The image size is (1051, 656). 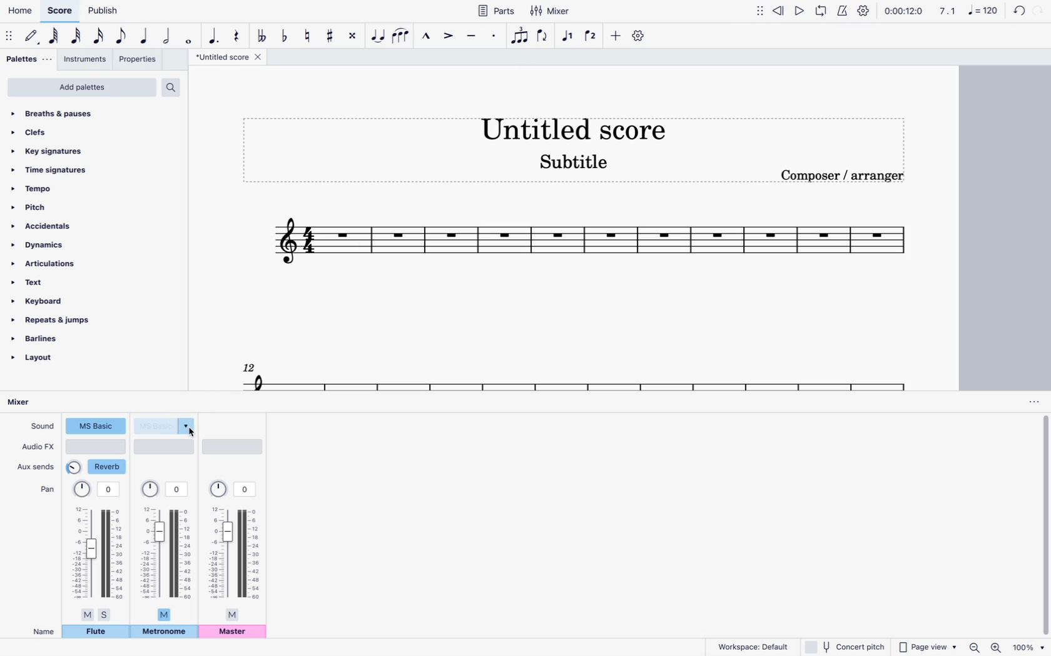 What do you see at coordinates (75, 189) in the screenshot?
I see `tempo` at bounding box center [75, 189].